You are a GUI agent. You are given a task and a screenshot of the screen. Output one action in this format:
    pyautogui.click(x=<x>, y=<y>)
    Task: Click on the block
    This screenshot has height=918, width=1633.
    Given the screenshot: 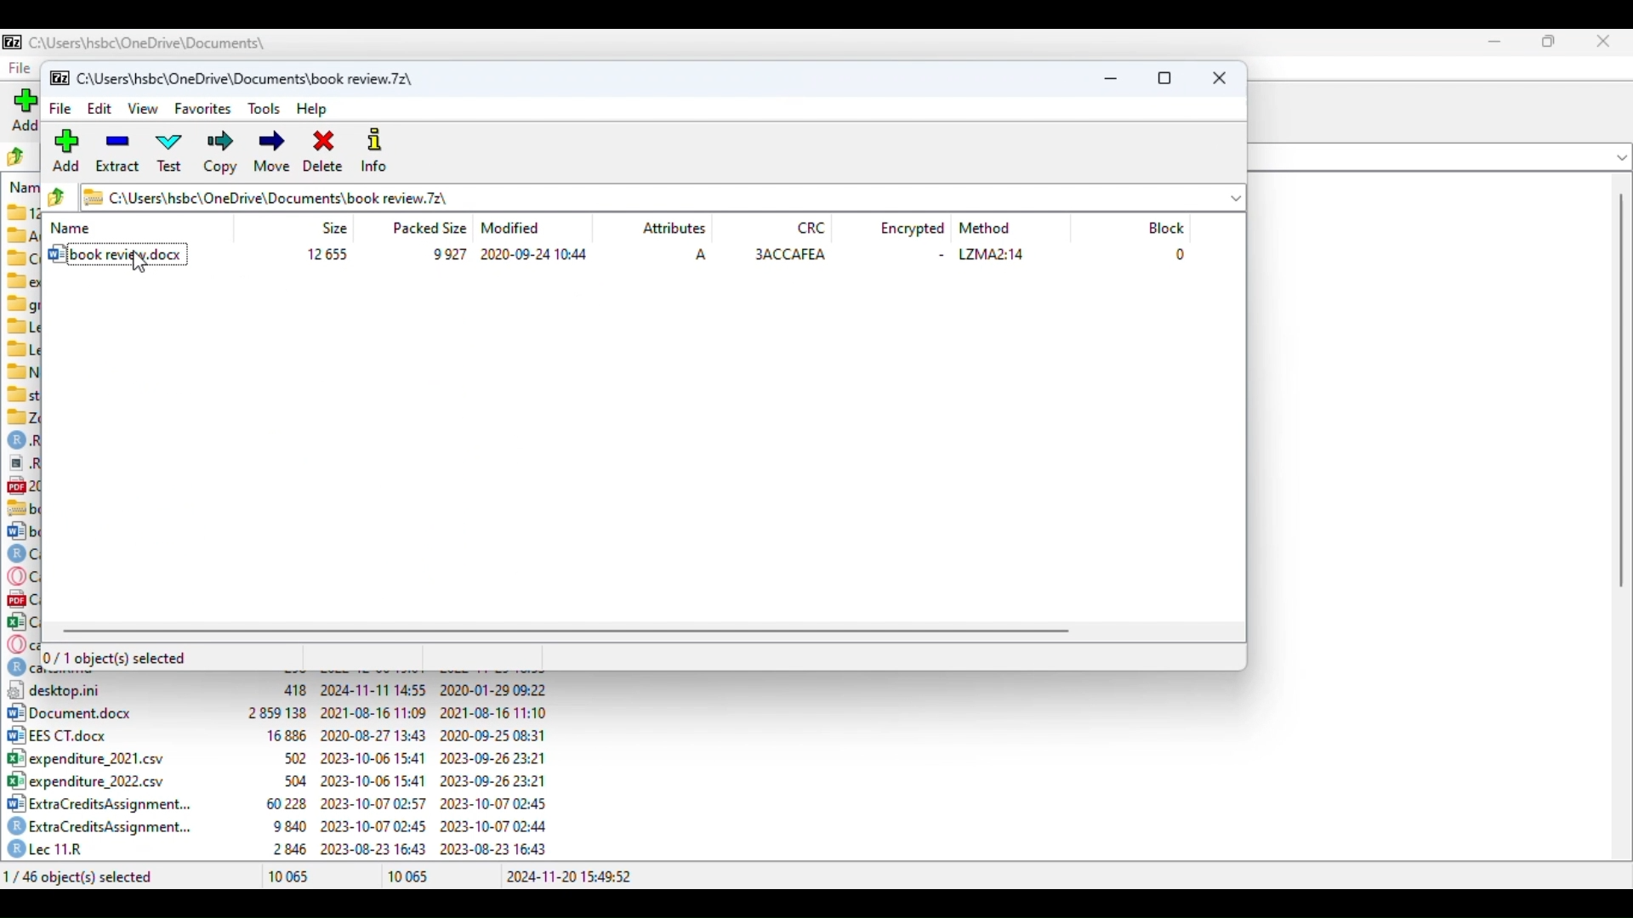 What is the action you would take?
    pyautogui.click(x=1165, y=228)
    